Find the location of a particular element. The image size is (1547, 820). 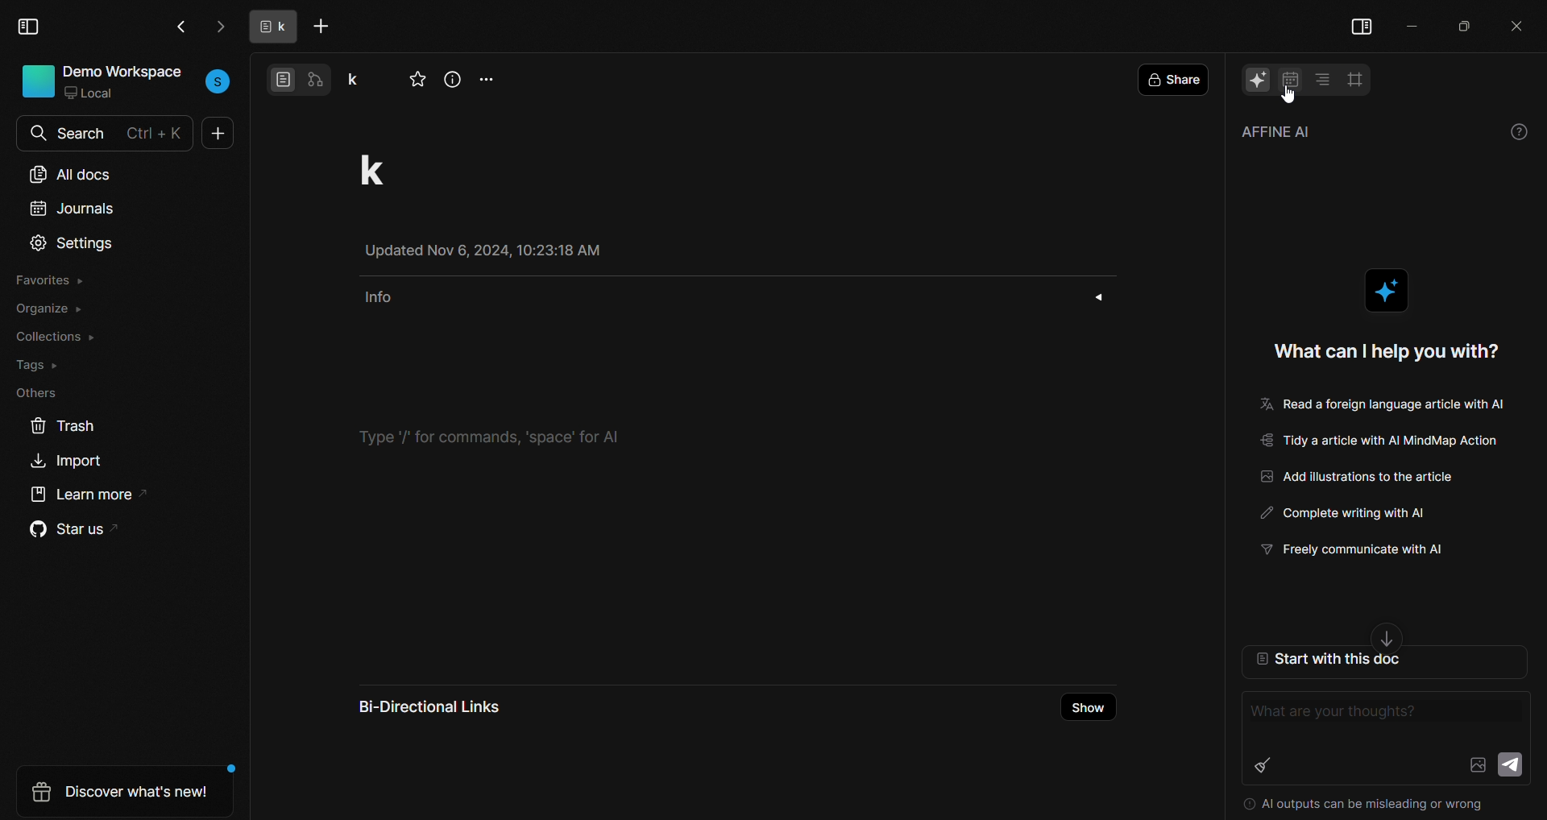

send is located at coordinates (1513, 764).